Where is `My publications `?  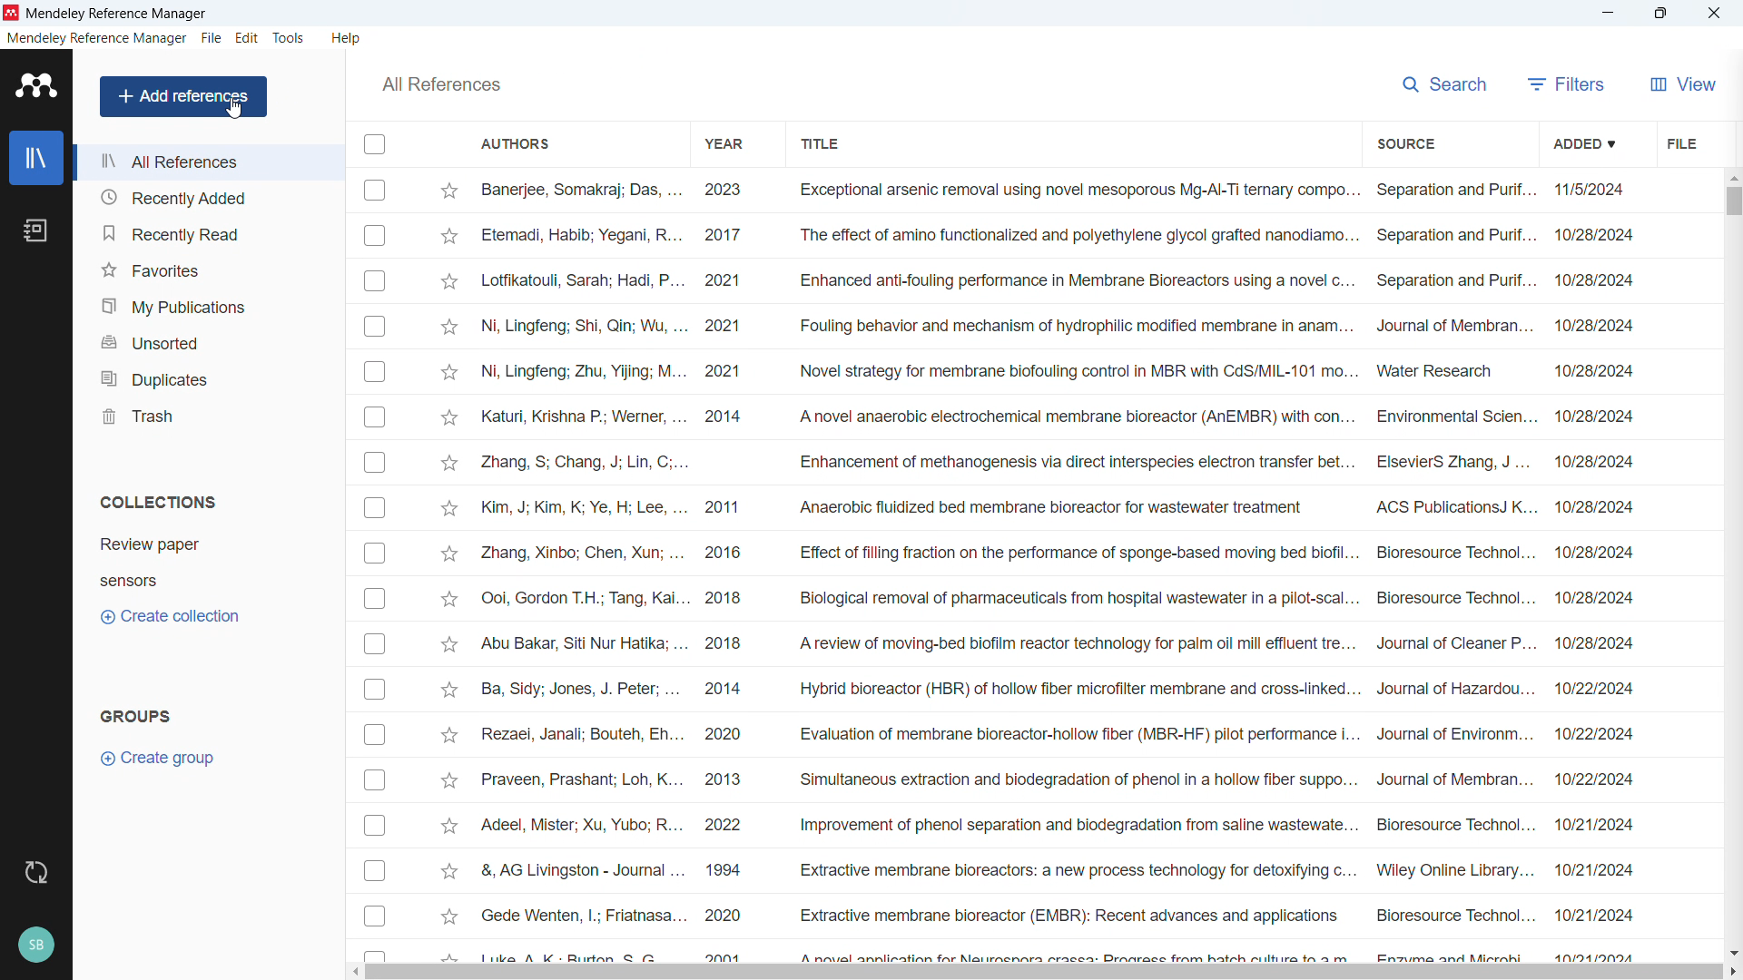
My publications  is located at coordinates (206, 306).